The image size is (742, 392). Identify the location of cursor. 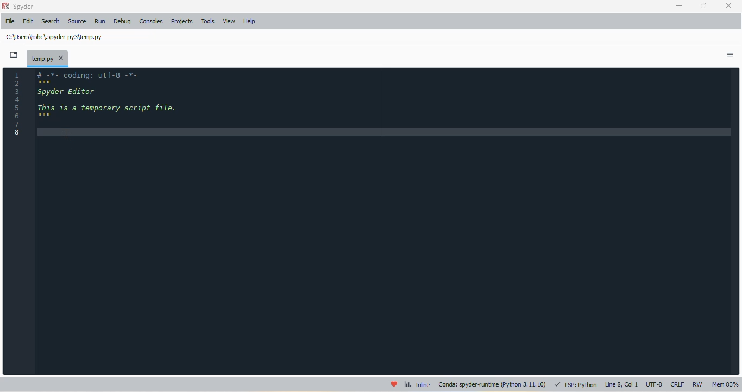
(66, 135).